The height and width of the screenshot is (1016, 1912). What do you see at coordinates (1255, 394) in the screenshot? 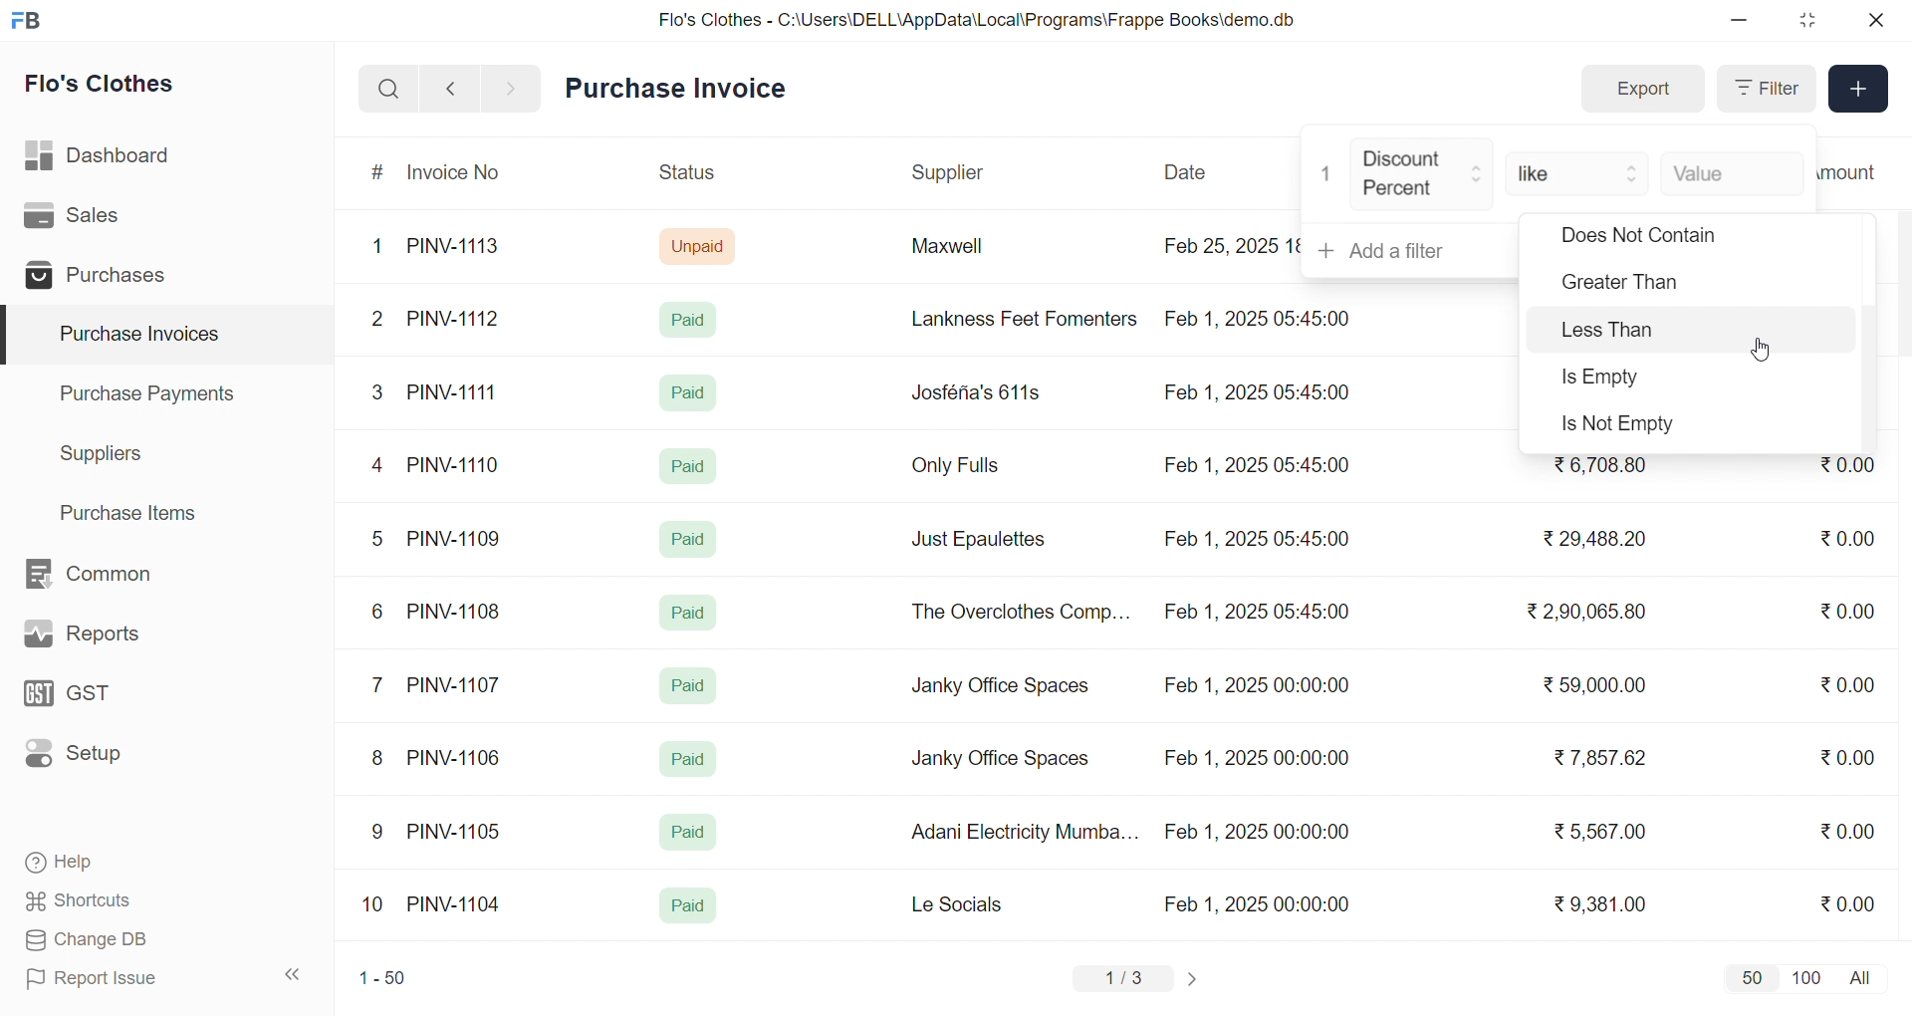
I see `Feb 1, 2025 05:45:00` at bounding box center [1255, 394].